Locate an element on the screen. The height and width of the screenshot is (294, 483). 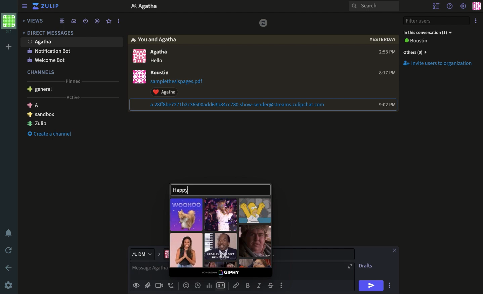
Preview is located at coordinates (137, 286).